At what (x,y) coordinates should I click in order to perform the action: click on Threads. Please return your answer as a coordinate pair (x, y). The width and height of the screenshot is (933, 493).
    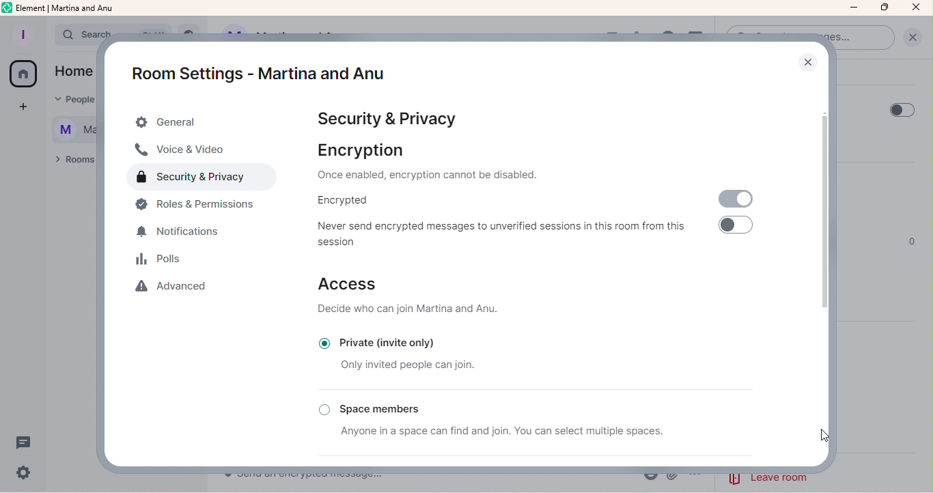
    Looking at the image, I should click on (25, 440).